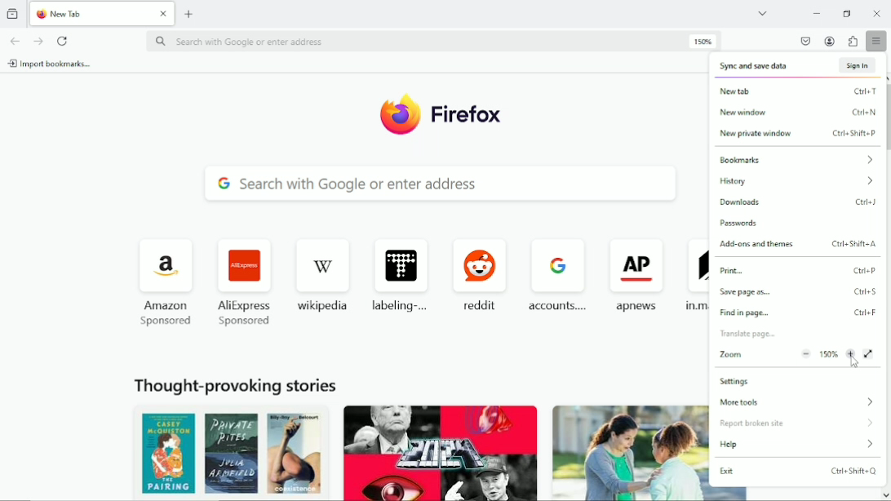 This screenshot has width=891, height=501. I want to click on image, so click(227, 453).